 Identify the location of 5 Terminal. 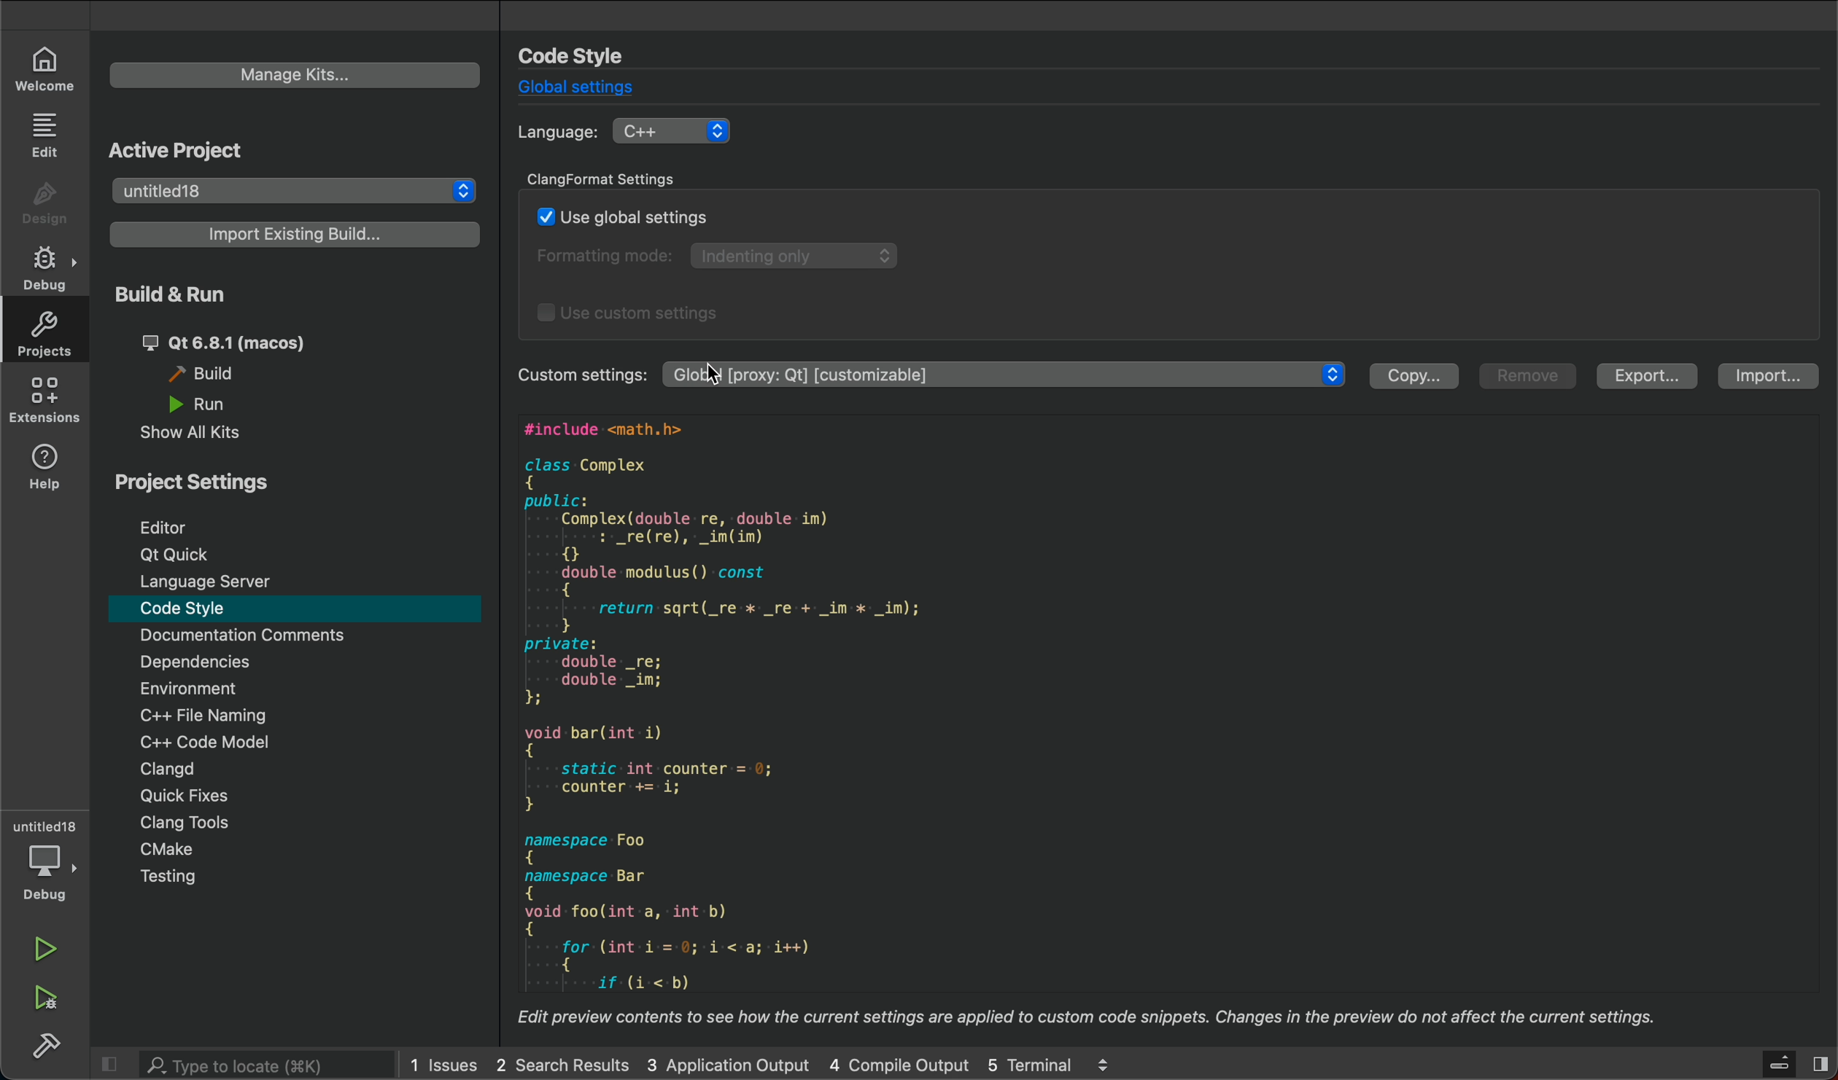
(1028, 1063).